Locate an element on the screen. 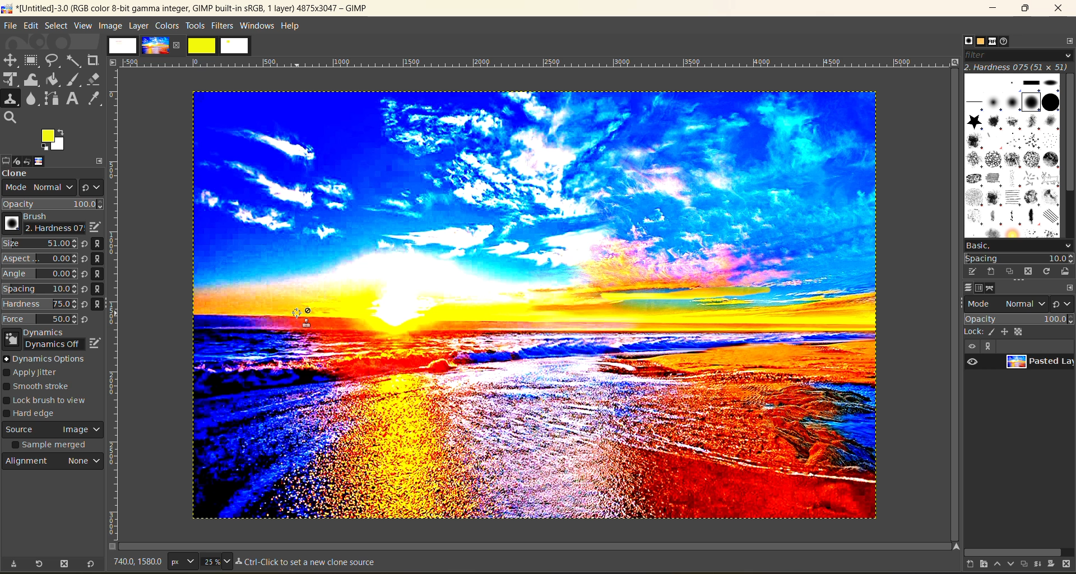 Image resolution: width=1076 pixels, height=574 pixels. images is located at coordinates (123, 45).